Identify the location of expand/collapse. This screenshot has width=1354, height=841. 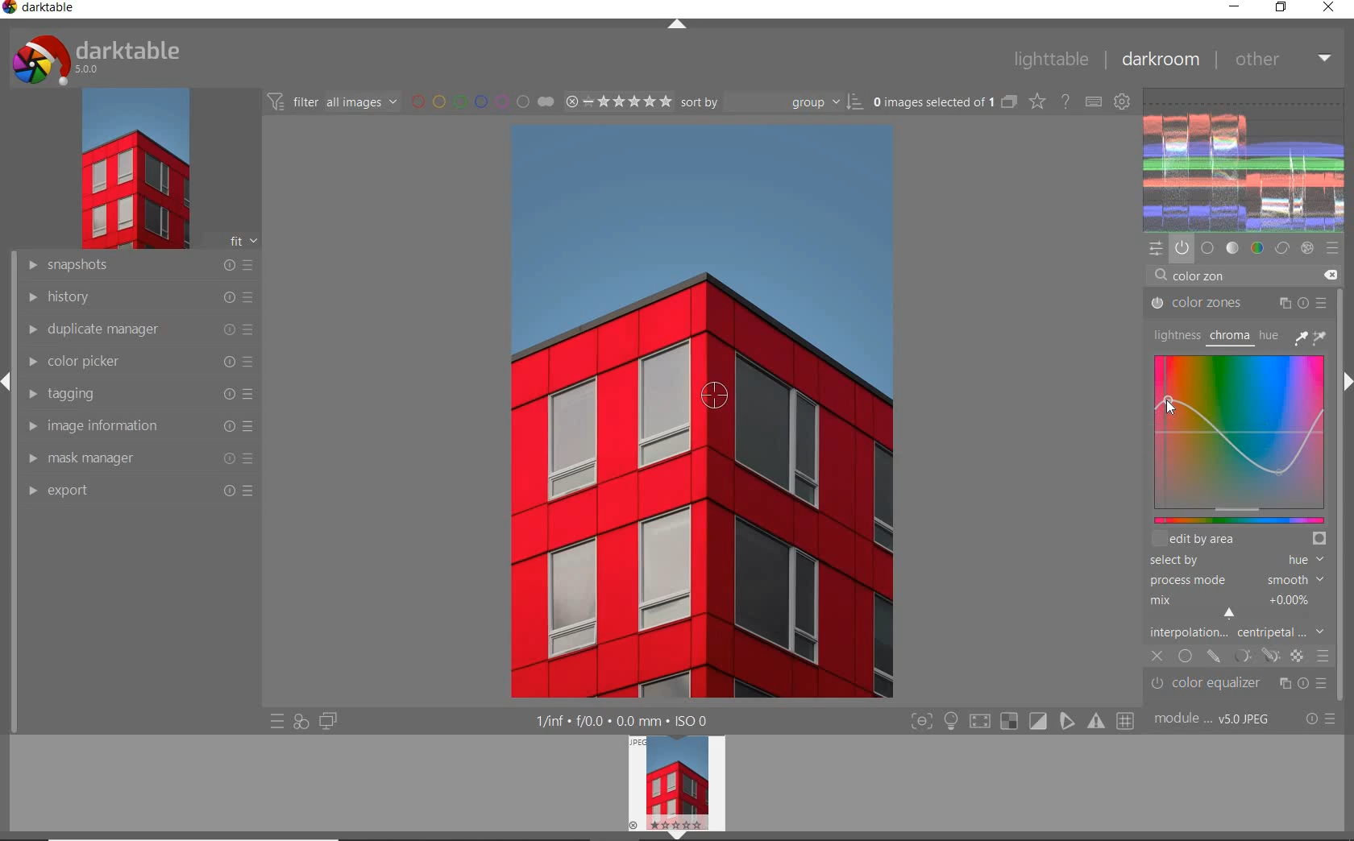
(678, 25).